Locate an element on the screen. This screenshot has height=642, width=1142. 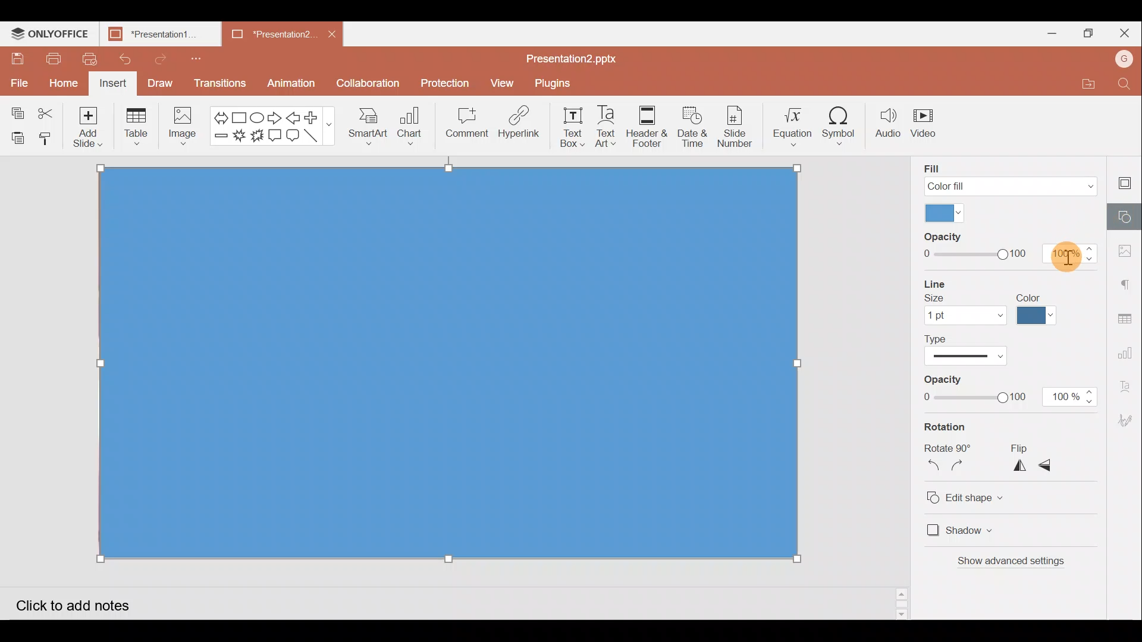
Cursor on opacity percentage is located at coordinates (1077, 262).